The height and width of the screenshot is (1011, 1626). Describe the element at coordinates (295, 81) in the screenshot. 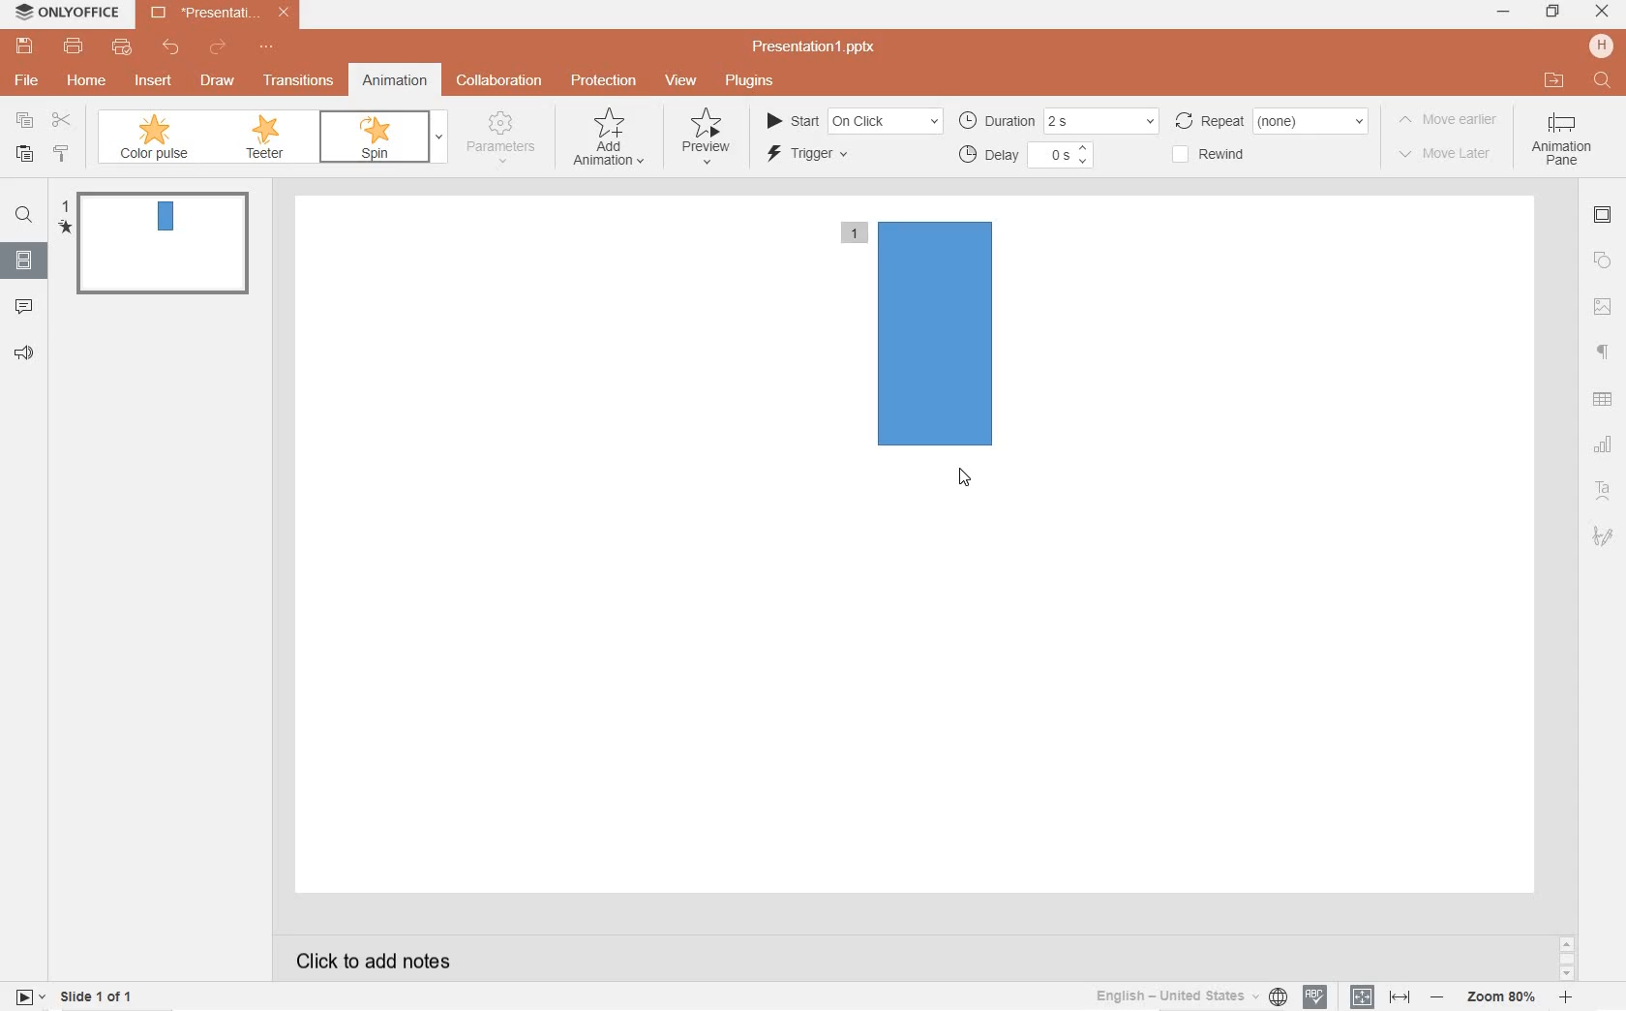

I see `transitions` at that location.